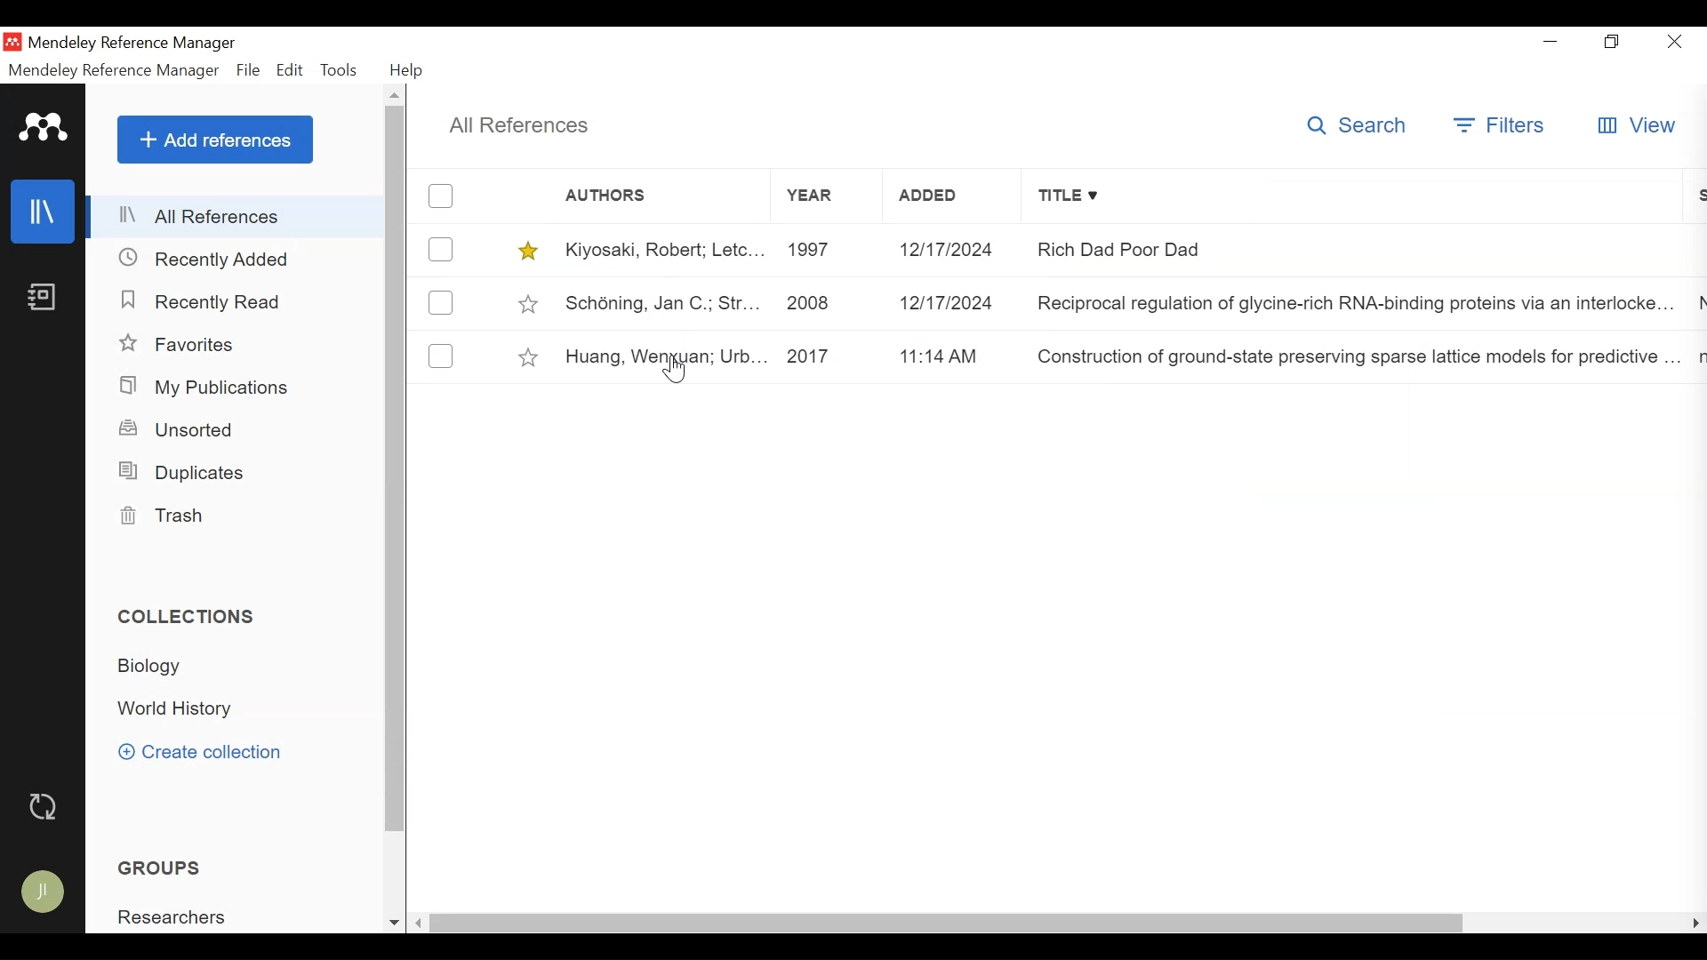  What do you see at coordinates (441, 251) in the screenshot?
I see `(un)select` at bounding box center [441, 251].